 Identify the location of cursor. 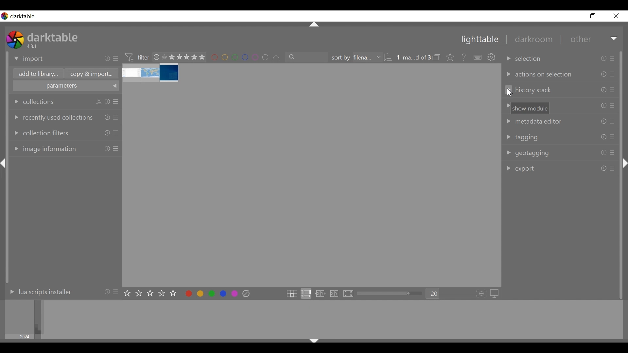
(510, 93).